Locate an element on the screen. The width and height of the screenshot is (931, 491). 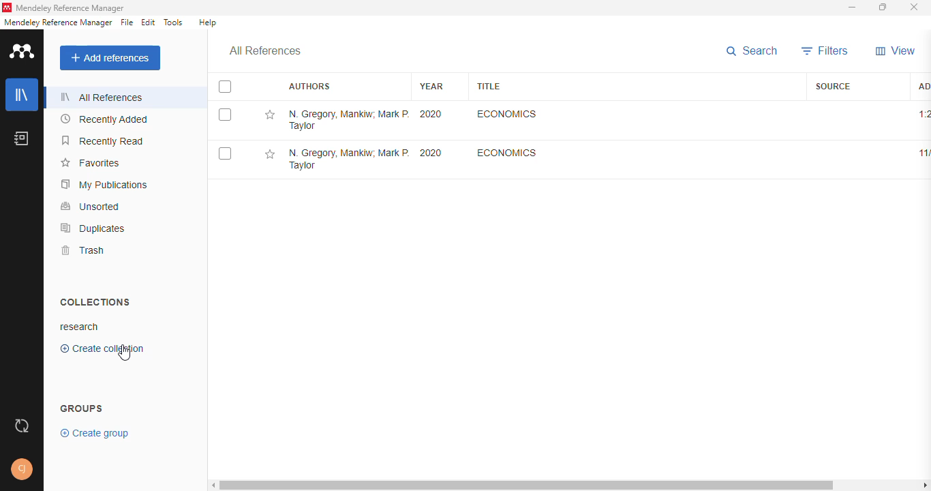
cursor is located at coordinates (125, 353).